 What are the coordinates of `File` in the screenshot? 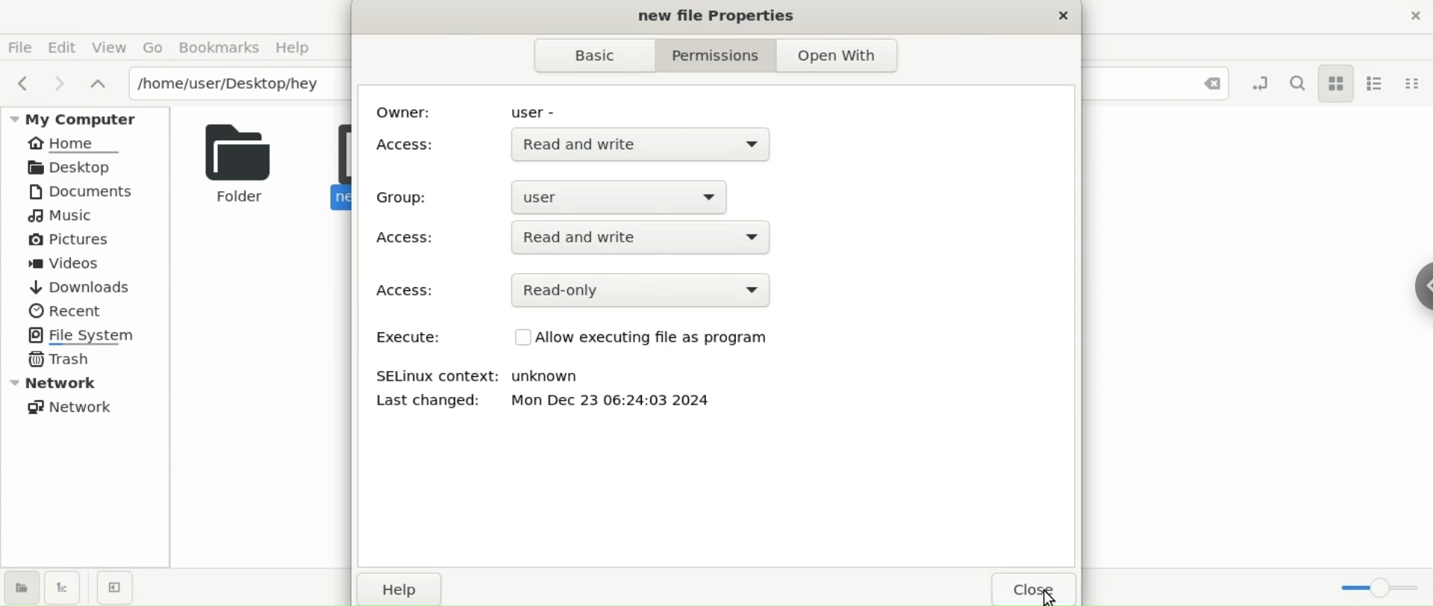 It's located at (19, 48).